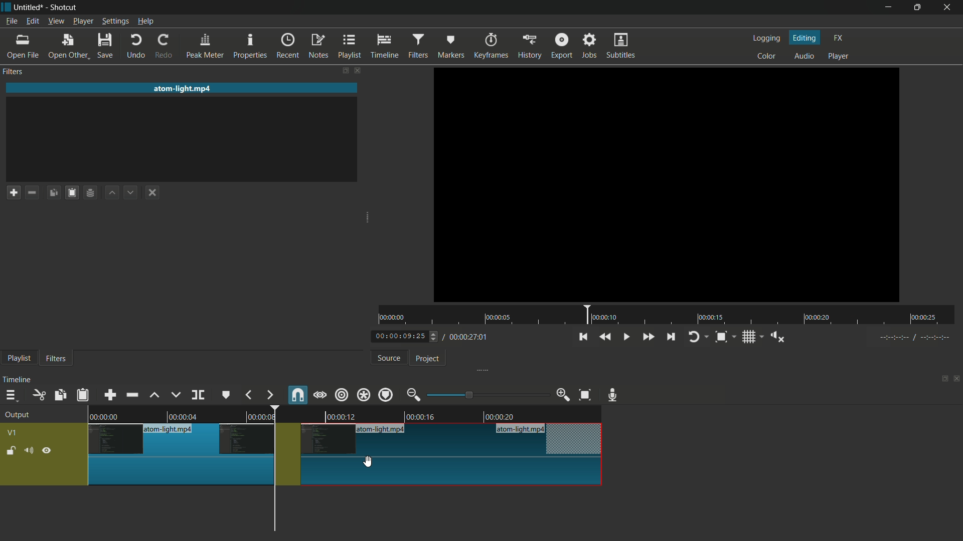 Image resolution: width=963 pixels, height=541 pixels. I want to click on player menu, so click(83, 21).